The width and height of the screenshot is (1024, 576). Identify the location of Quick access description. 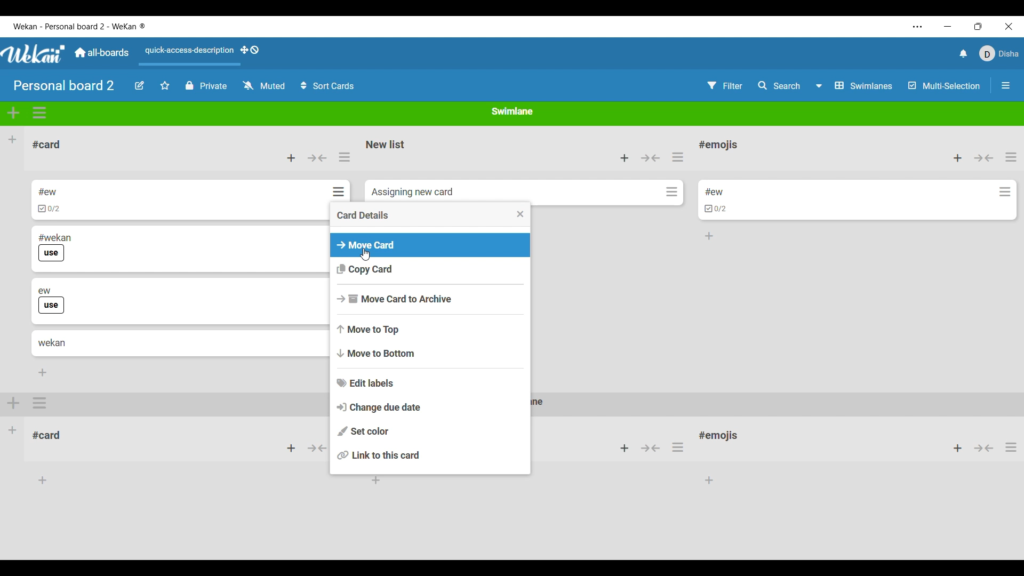
(187, 55).